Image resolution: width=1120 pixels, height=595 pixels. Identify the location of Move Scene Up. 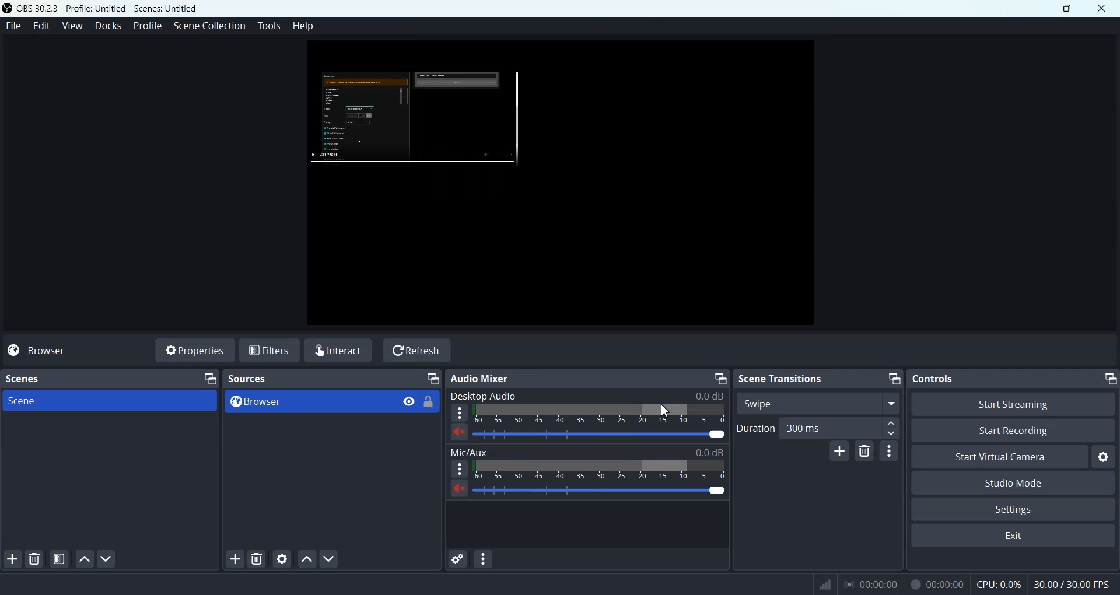
(307, 558).